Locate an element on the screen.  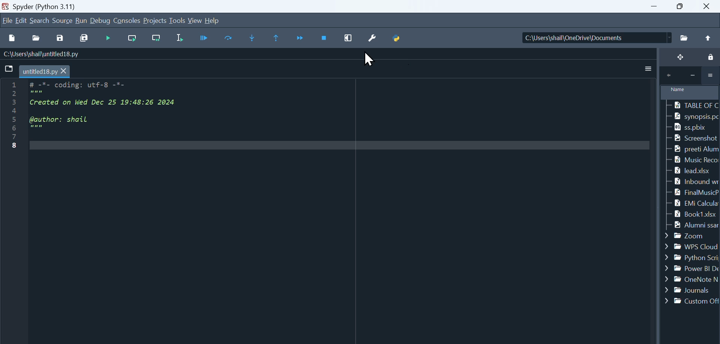
C:\users\shail\untitled18.py is located at coordinates (41, 53).